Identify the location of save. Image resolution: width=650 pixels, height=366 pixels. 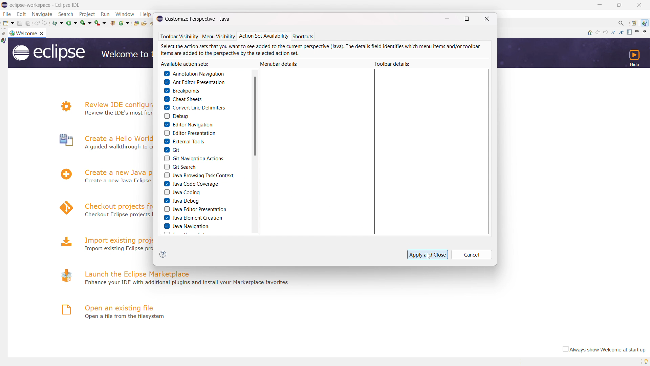
(19, 23).